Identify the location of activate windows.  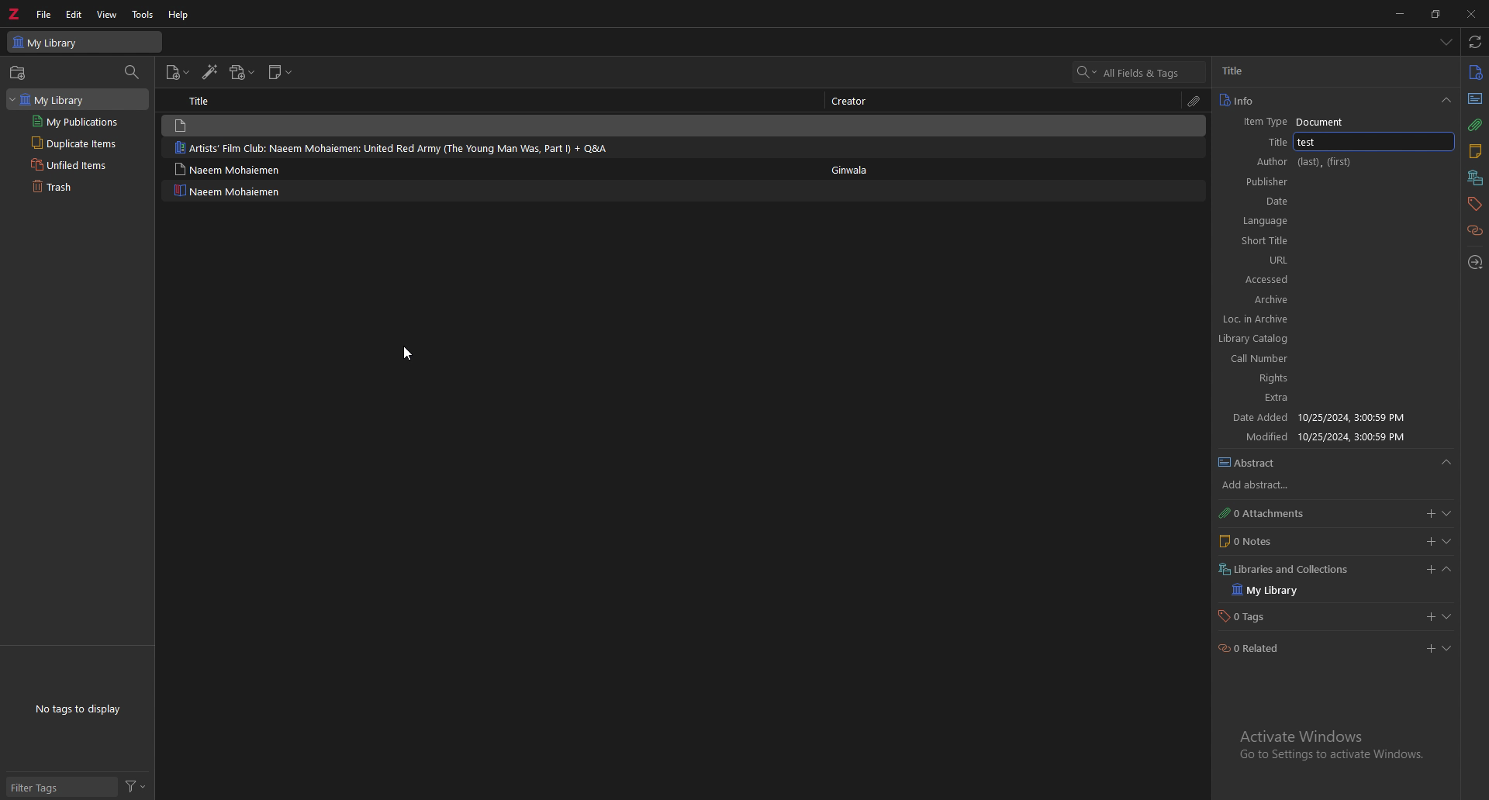
(1328, 747).